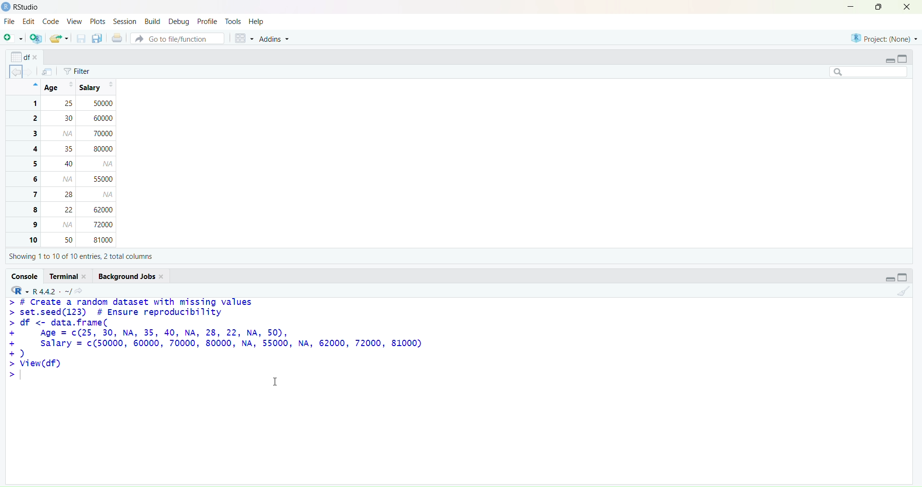 This screenshot has height=487, width=922. I want to click on edit, so click(29, 22).